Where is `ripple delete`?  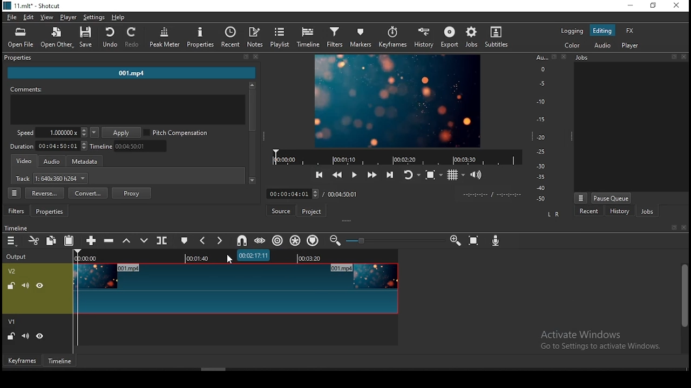
ripple delete is located at coordinates (111, 240).